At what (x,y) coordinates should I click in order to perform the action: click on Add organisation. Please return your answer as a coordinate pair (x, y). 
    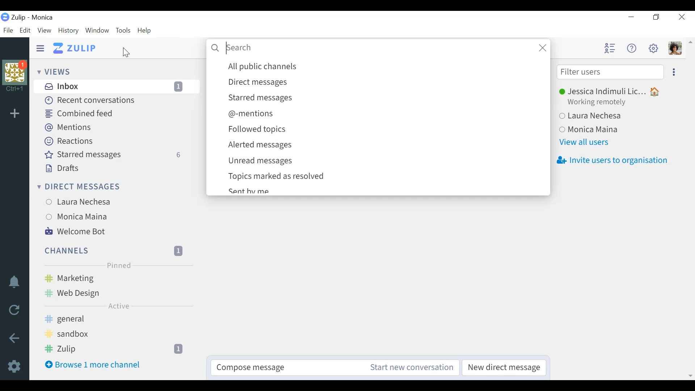
    Looking at the image, I should click on (17, 114).